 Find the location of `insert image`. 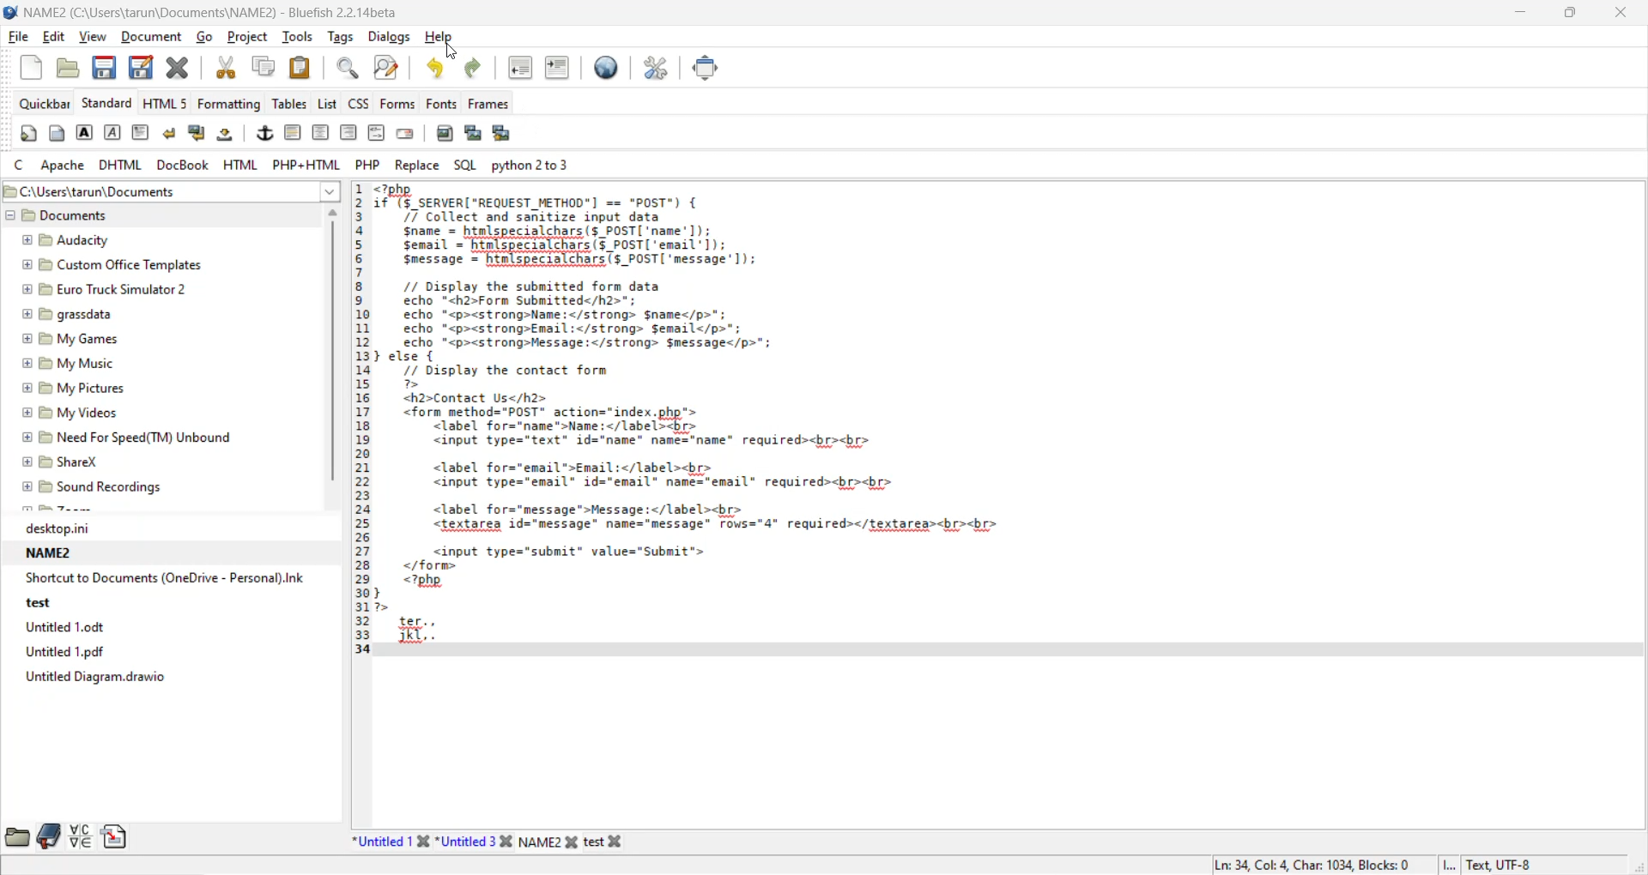

insert image is located at coordinates (449, 135).